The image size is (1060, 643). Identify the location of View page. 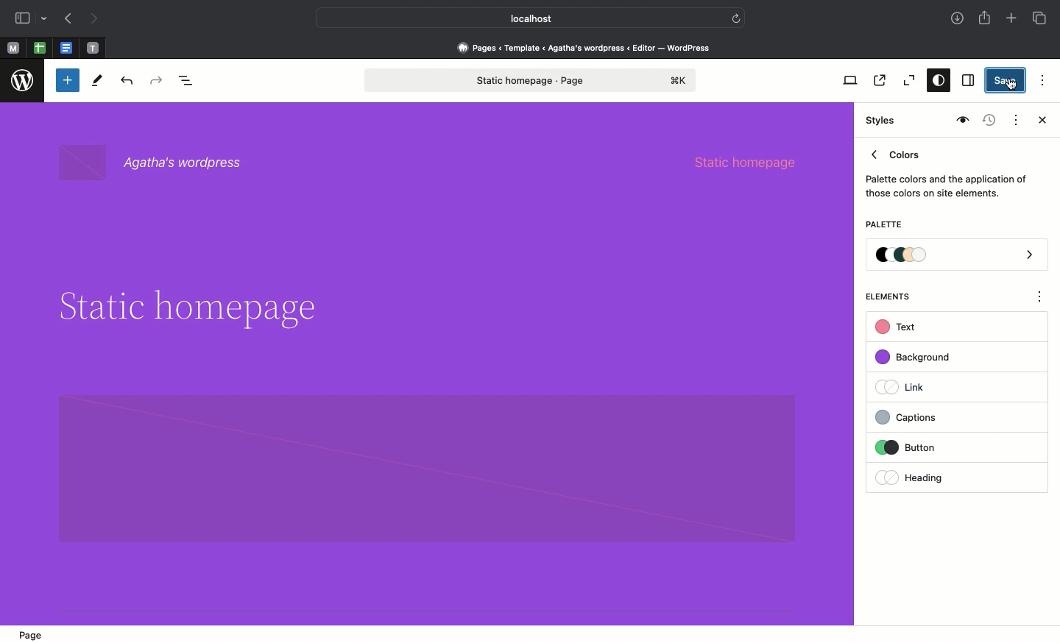
(878, 80).